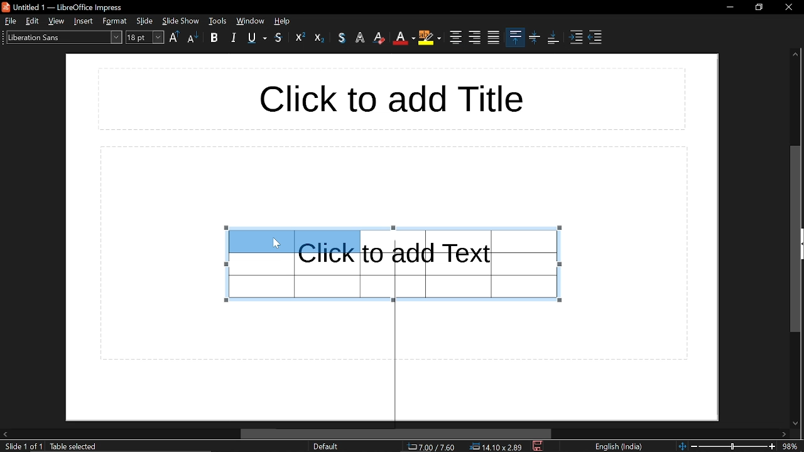 The width and height of the screenshot is (804, 452). Describe the element at coordinates (772, 446) in the screenshot. I see `zoom in` at that location.